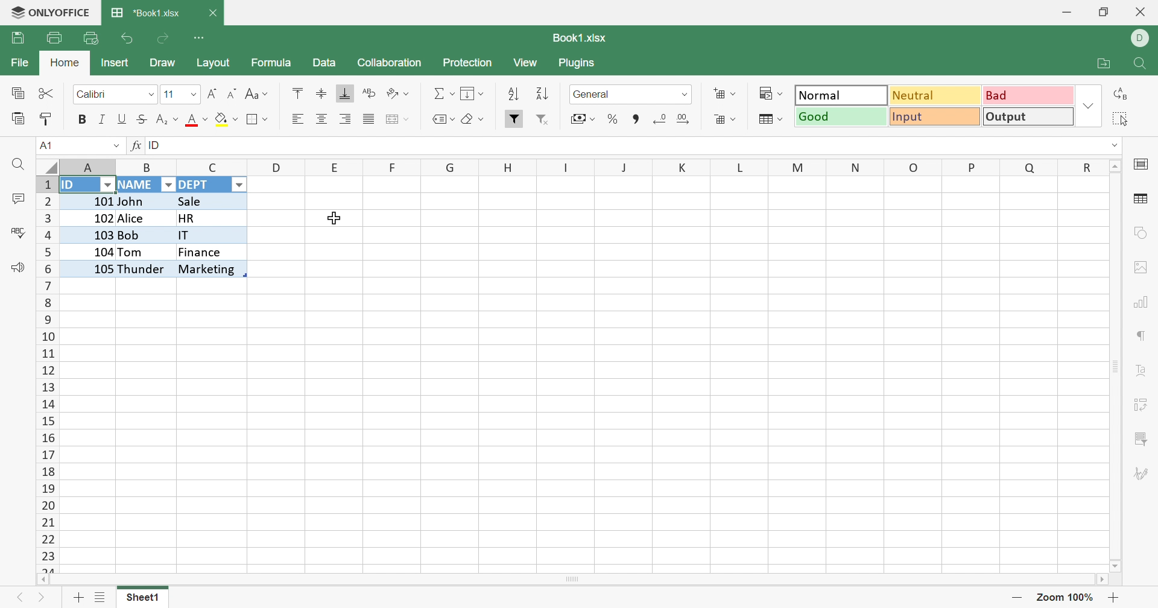  I want to click on Pivot Table settings, so click(1142, 405).